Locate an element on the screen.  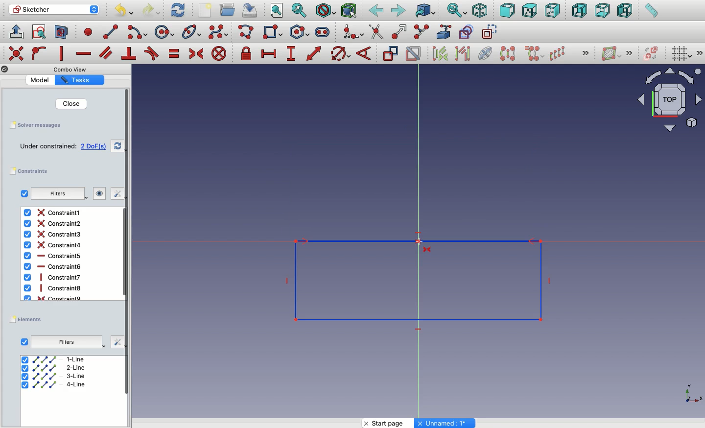
Selected associated geometry is located at coordinates (462, 53).